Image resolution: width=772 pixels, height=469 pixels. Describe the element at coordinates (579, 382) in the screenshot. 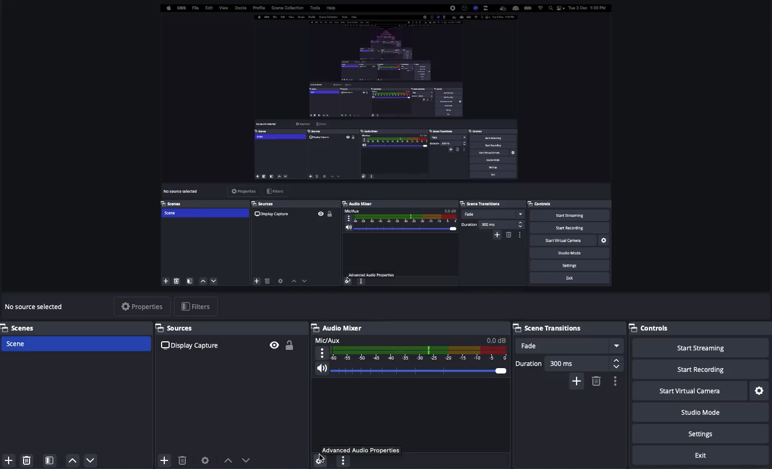

I see `Add` at that location.